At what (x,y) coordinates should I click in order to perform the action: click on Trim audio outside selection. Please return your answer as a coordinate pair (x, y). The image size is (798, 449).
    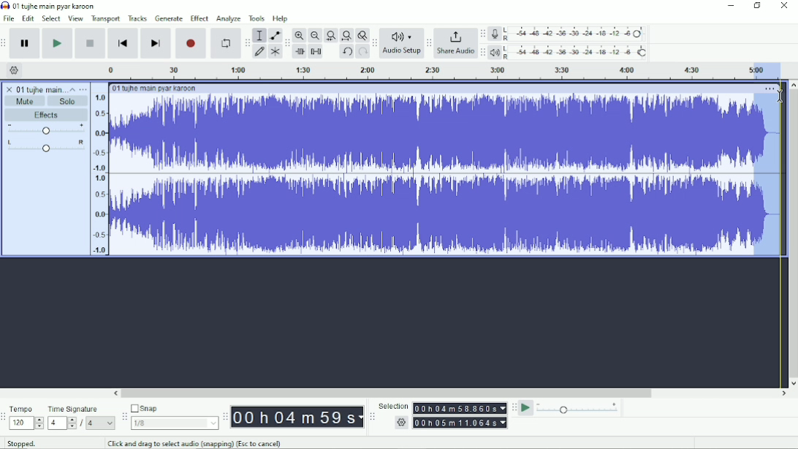
    Looking at the image, I should click on (300, 52).